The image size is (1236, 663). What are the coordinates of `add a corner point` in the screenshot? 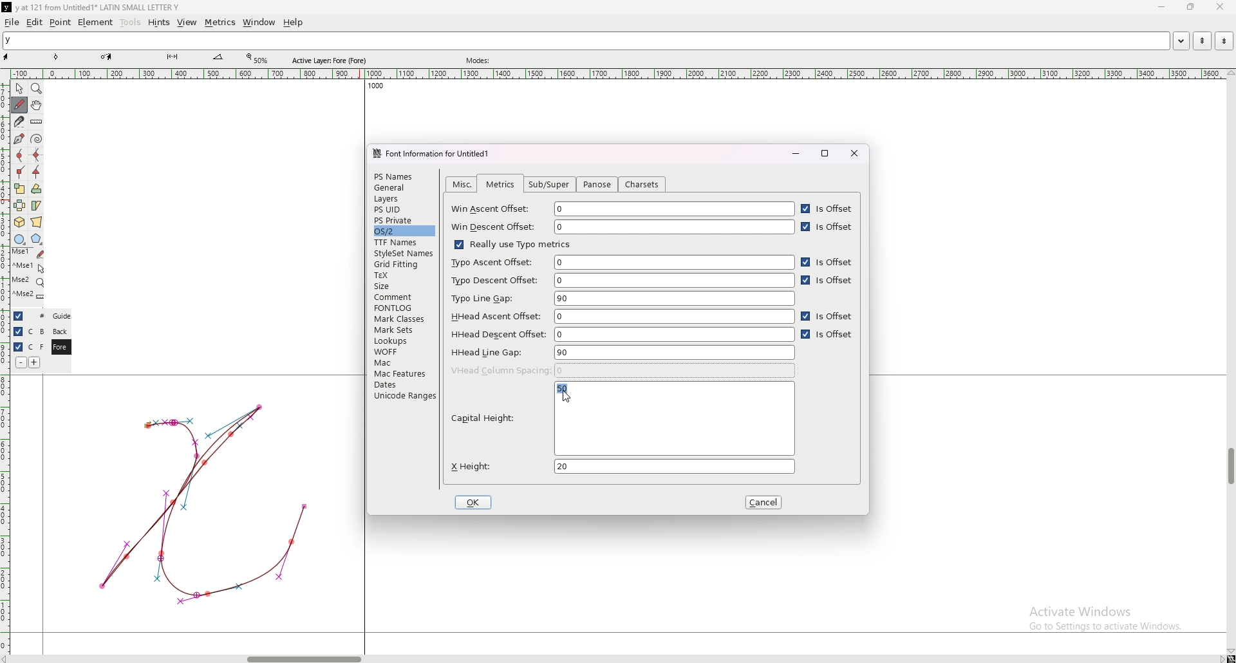 It's located at (20, 172).